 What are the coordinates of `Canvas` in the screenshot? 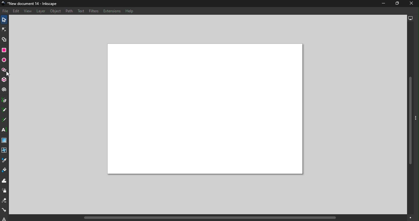 It's located at (205, 110).